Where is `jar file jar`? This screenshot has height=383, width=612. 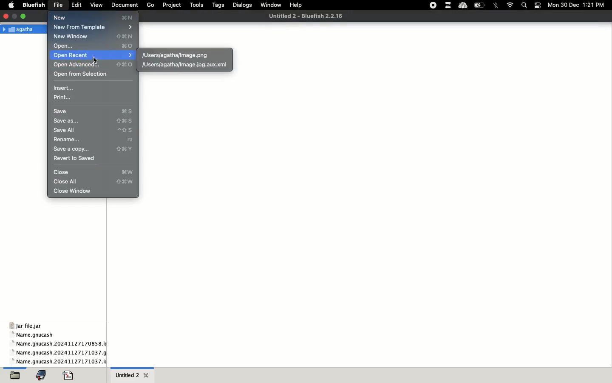 jar file jar is located at coordinates (26, 325).